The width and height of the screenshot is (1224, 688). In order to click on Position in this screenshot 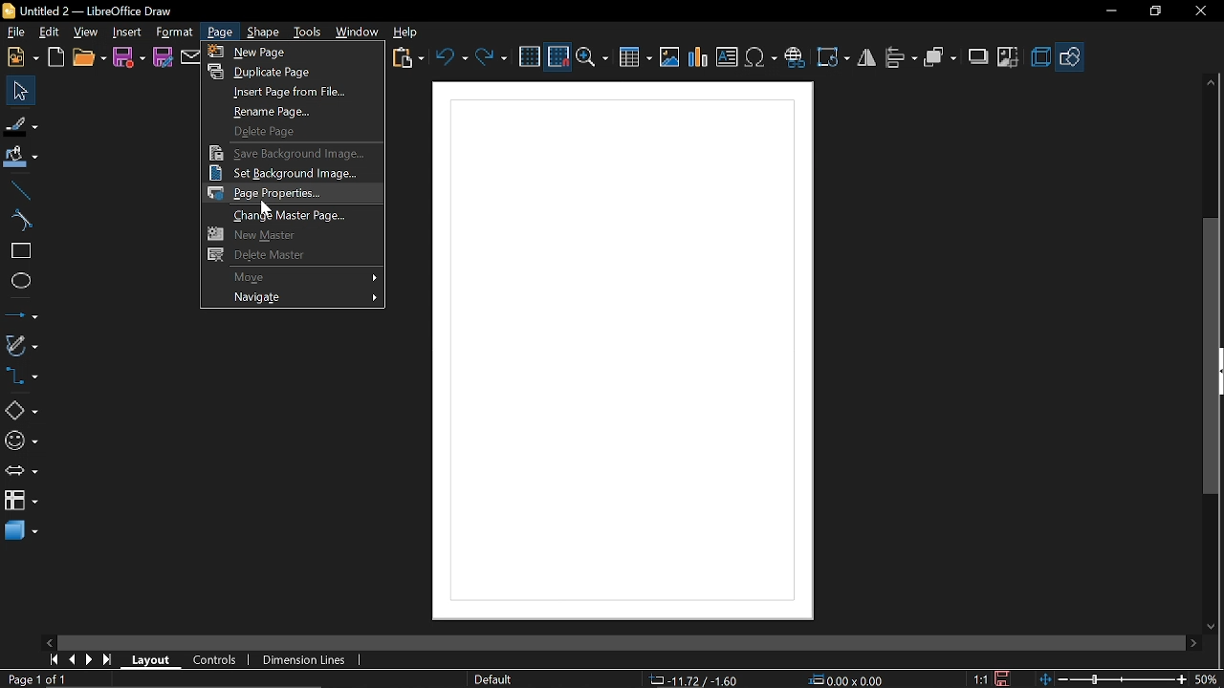, I will do `click(847, 678)`.